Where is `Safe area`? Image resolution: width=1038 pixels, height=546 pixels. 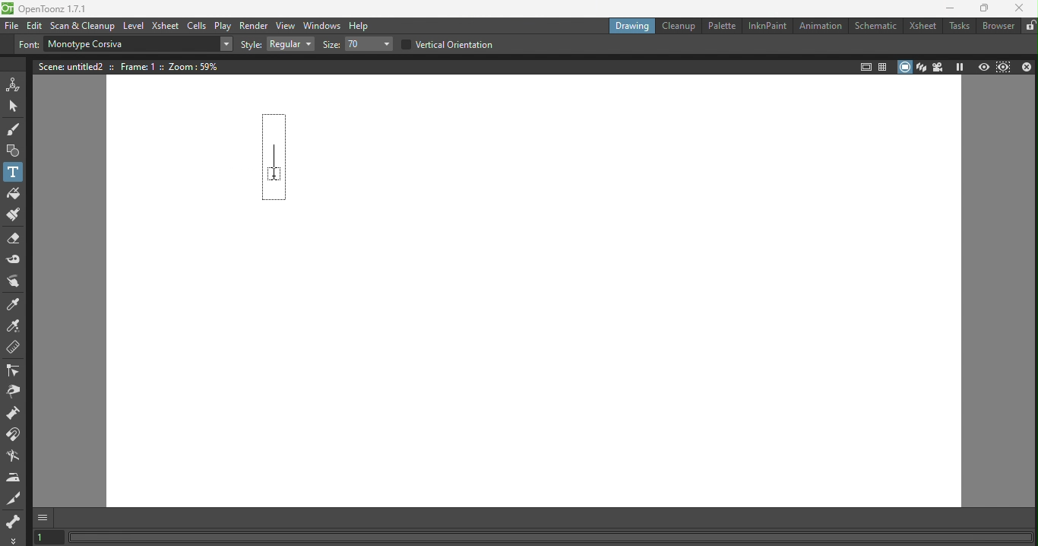 Safe area is located at coordinates (863, 66).